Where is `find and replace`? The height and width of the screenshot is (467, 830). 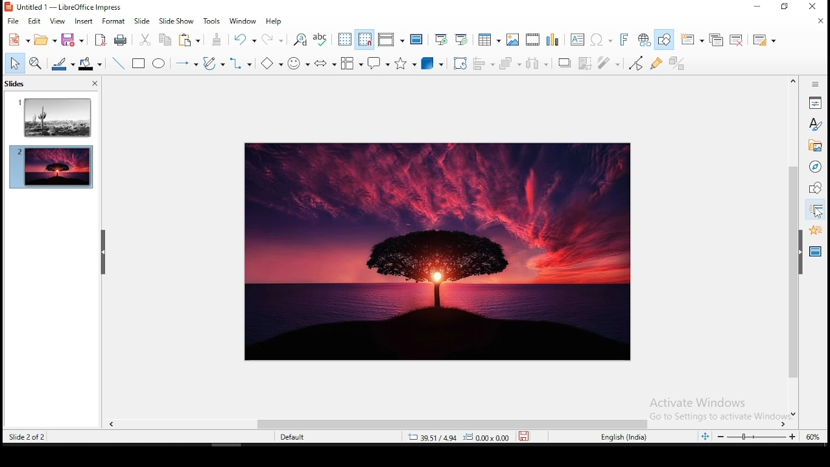
find and replace is located at coordinates (302, 41).